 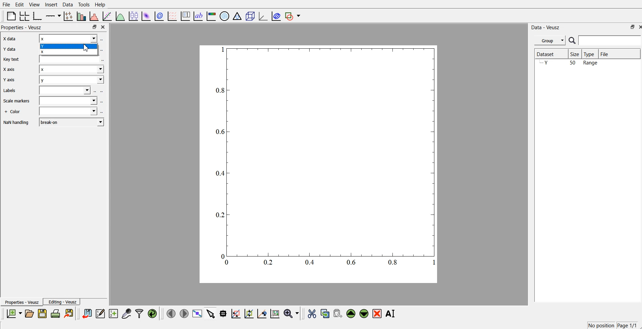 What do you see at coordinates (71, 122) in the screenshot?
I see `break on` at bounding box center [71, 122].